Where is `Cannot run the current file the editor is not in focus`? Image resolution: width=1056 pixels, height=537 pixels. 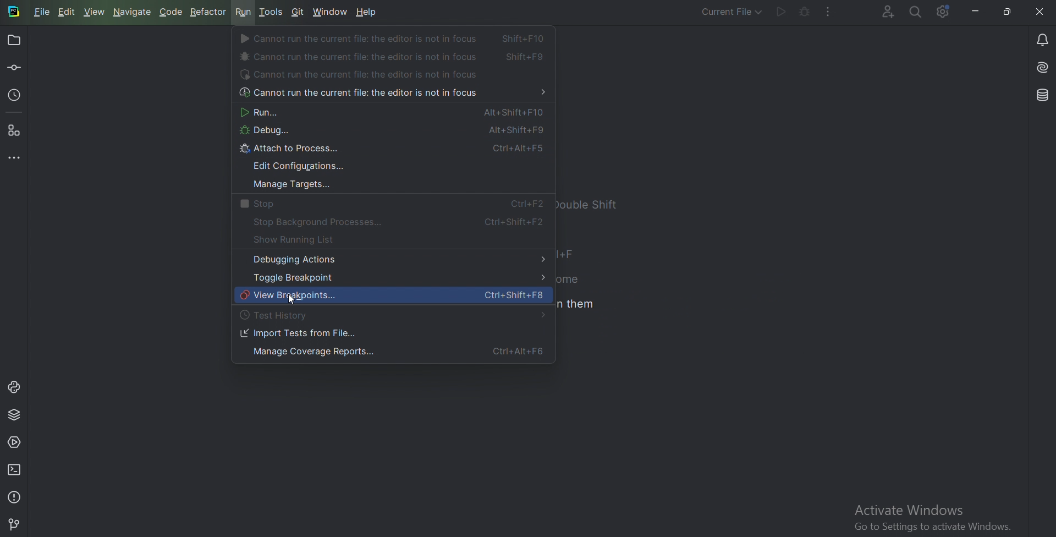 Cannot run the current file the editor is not in focus is located at coordinates (391, 94).